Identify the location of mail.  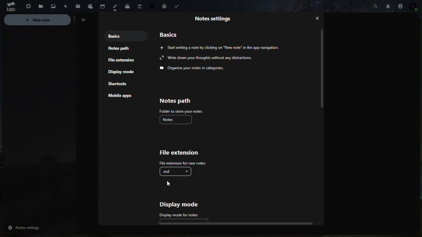
(75, 6).